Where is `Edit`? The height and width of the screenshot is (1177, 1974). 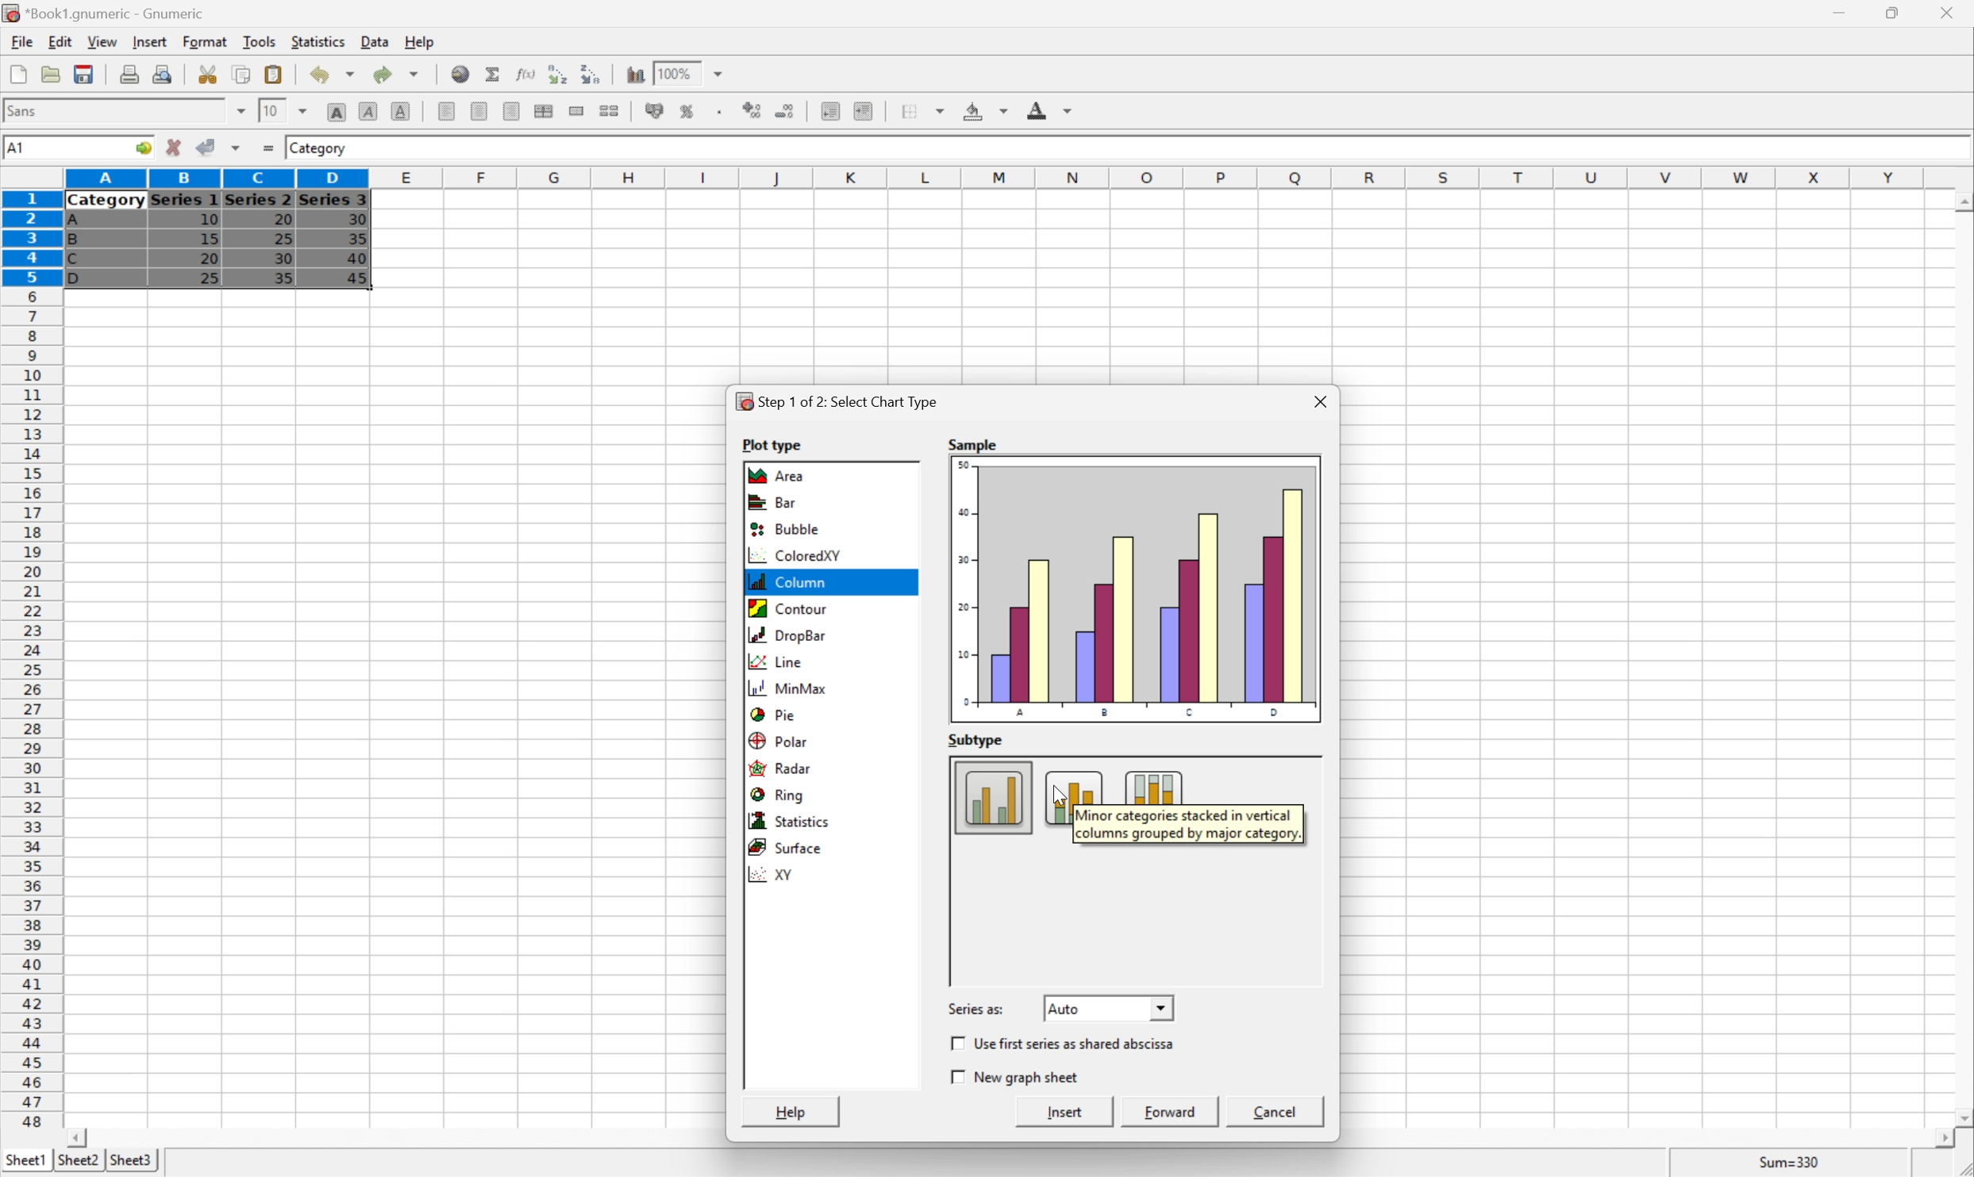
Edit is located at coordinates (60, 40).